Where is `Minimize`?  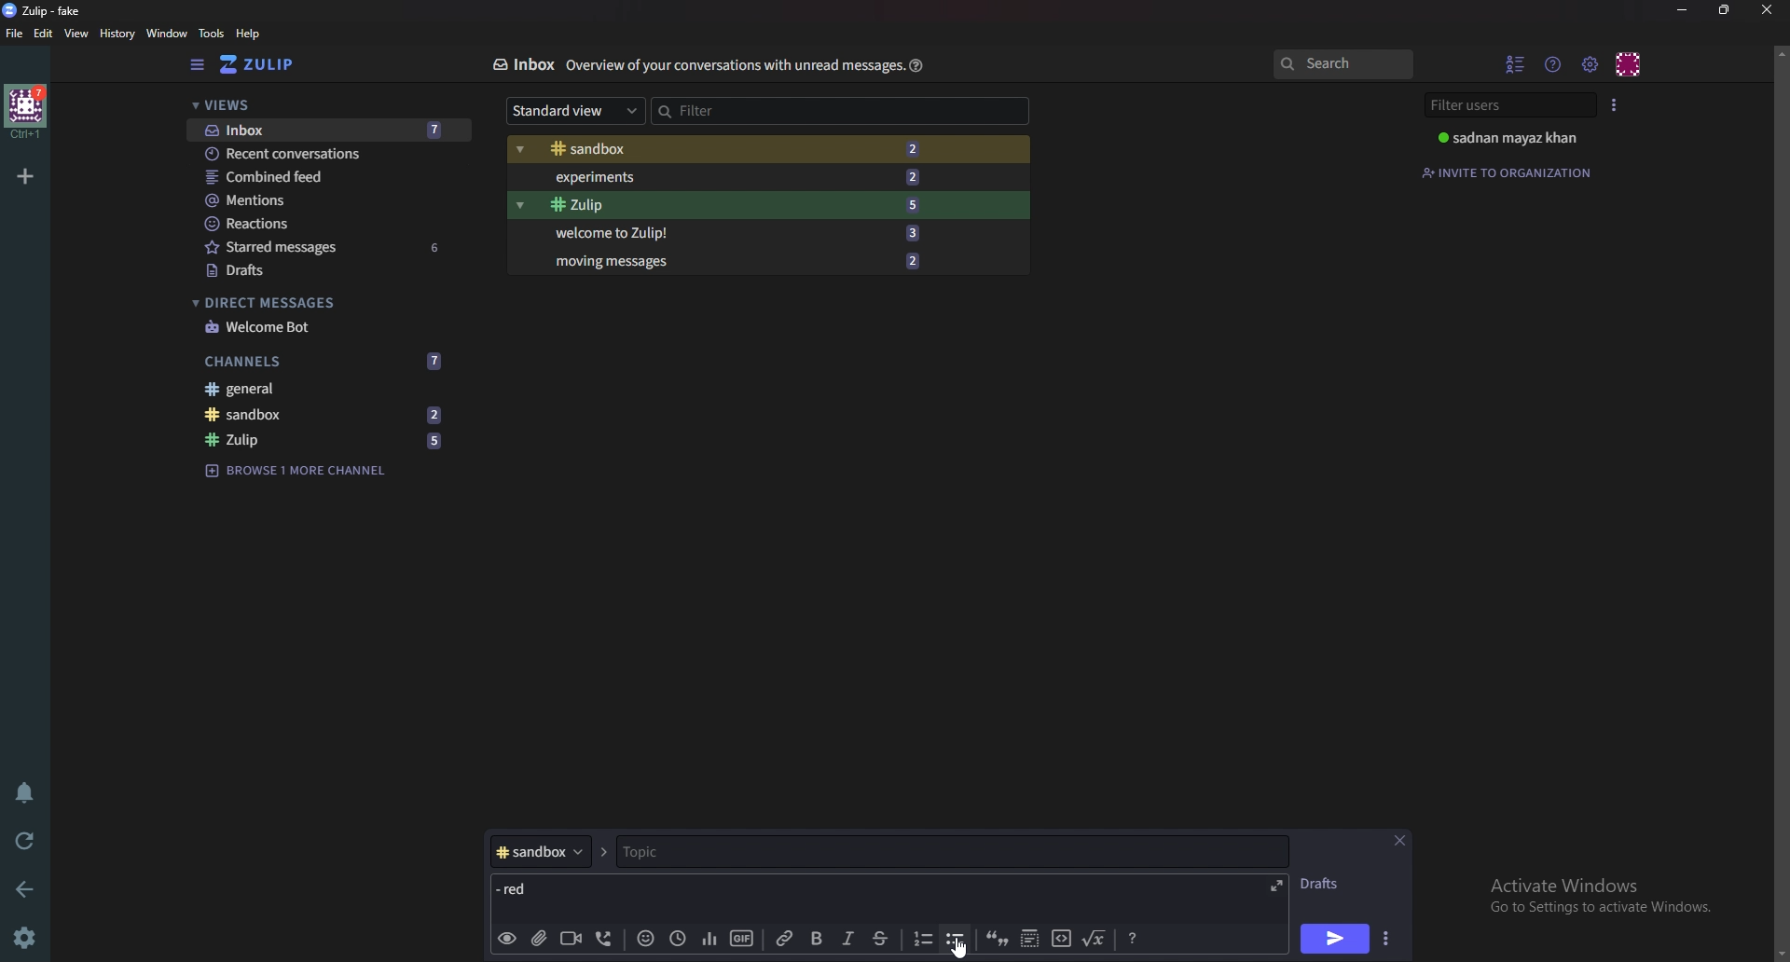 Minimize is located at coordinates (1685, 10).